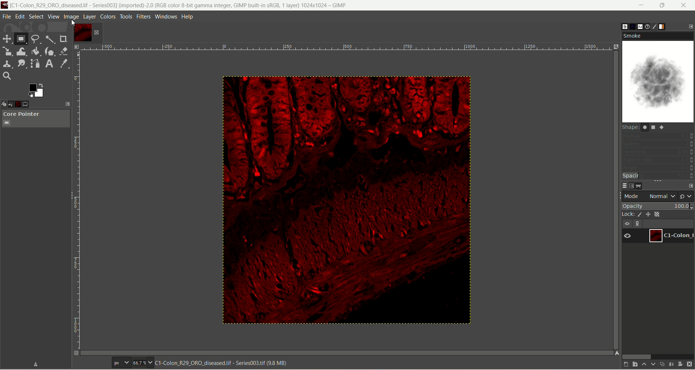 This screenshot has width=695, height=370. Describe the element at coordinates (35, 51) in the screenshot. I see `paint bucket` at that location.